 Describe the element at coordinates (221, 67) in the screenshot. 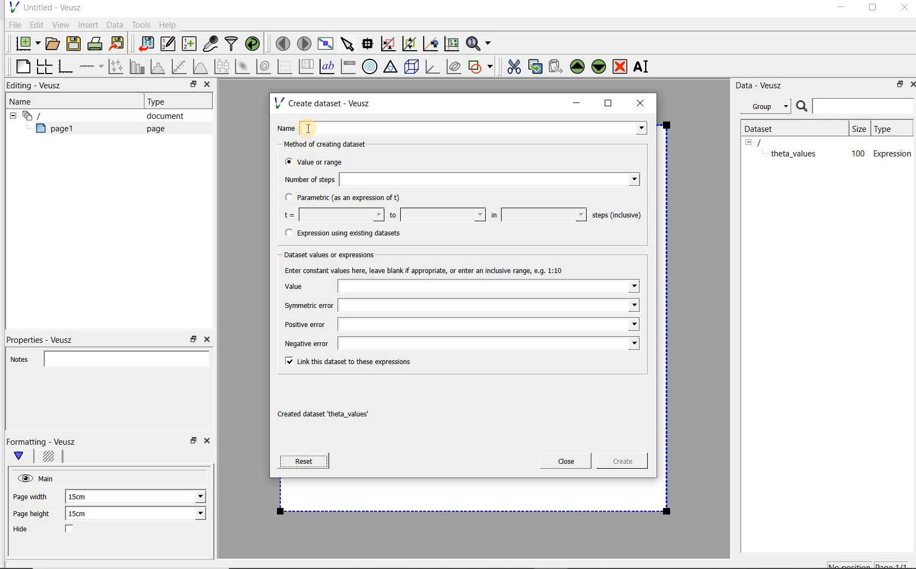

I see `plot box plots` at that location.